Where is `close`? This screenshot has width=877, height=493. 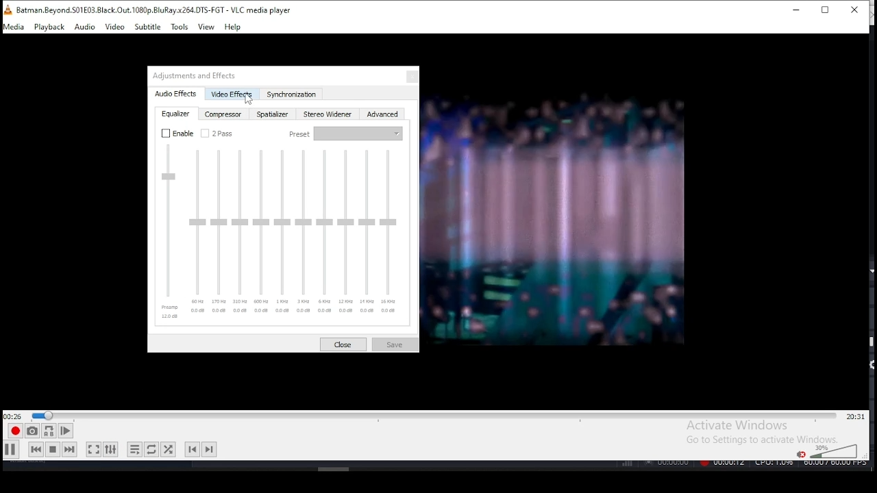 close is located at coordinates (344, 344).